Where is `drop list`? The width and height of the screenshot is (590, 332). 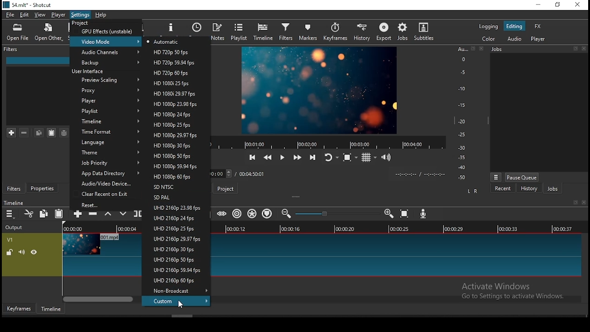 drop list is located at coordinates (222, 174).